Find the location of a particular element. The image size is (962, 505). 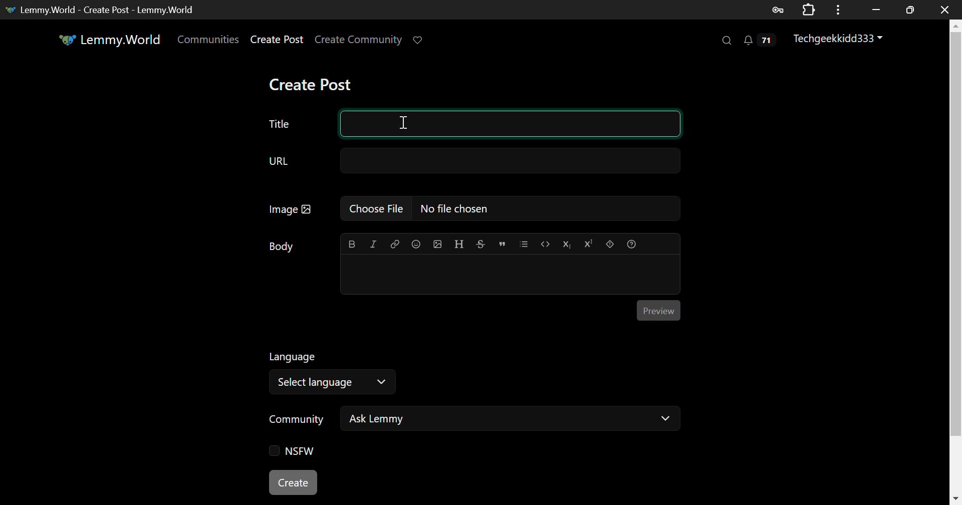

URL Field is located at coordinates (471, 162).